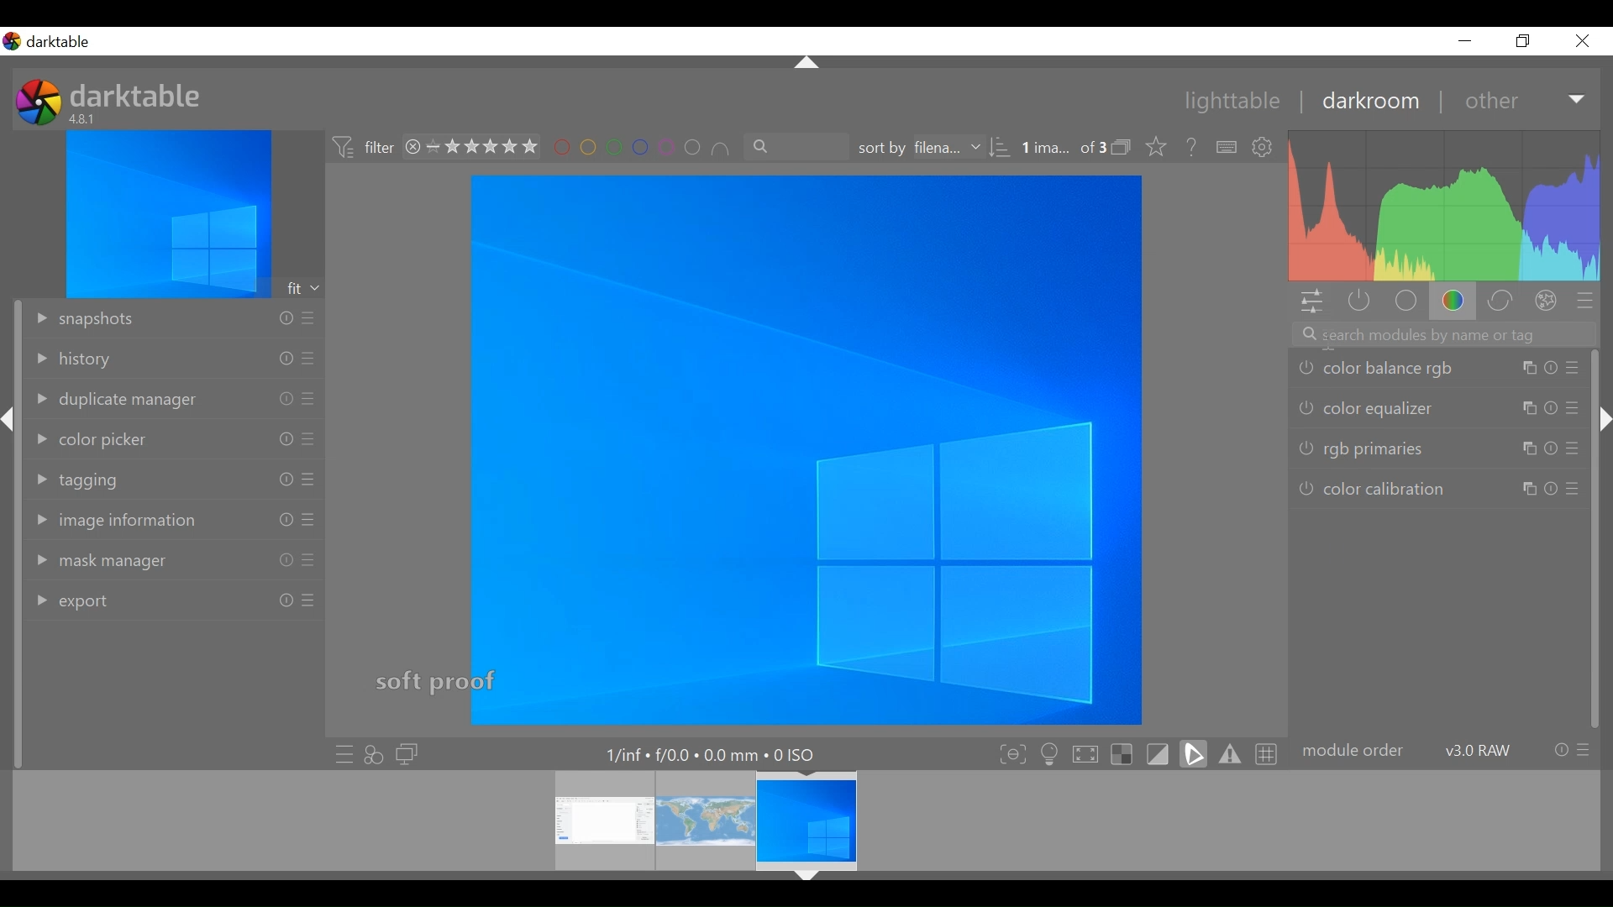 The height and width of the screenshot is (907, 1613). Describe the element at coordinates (286, 600) in the screenshot. I see `info` at that location.